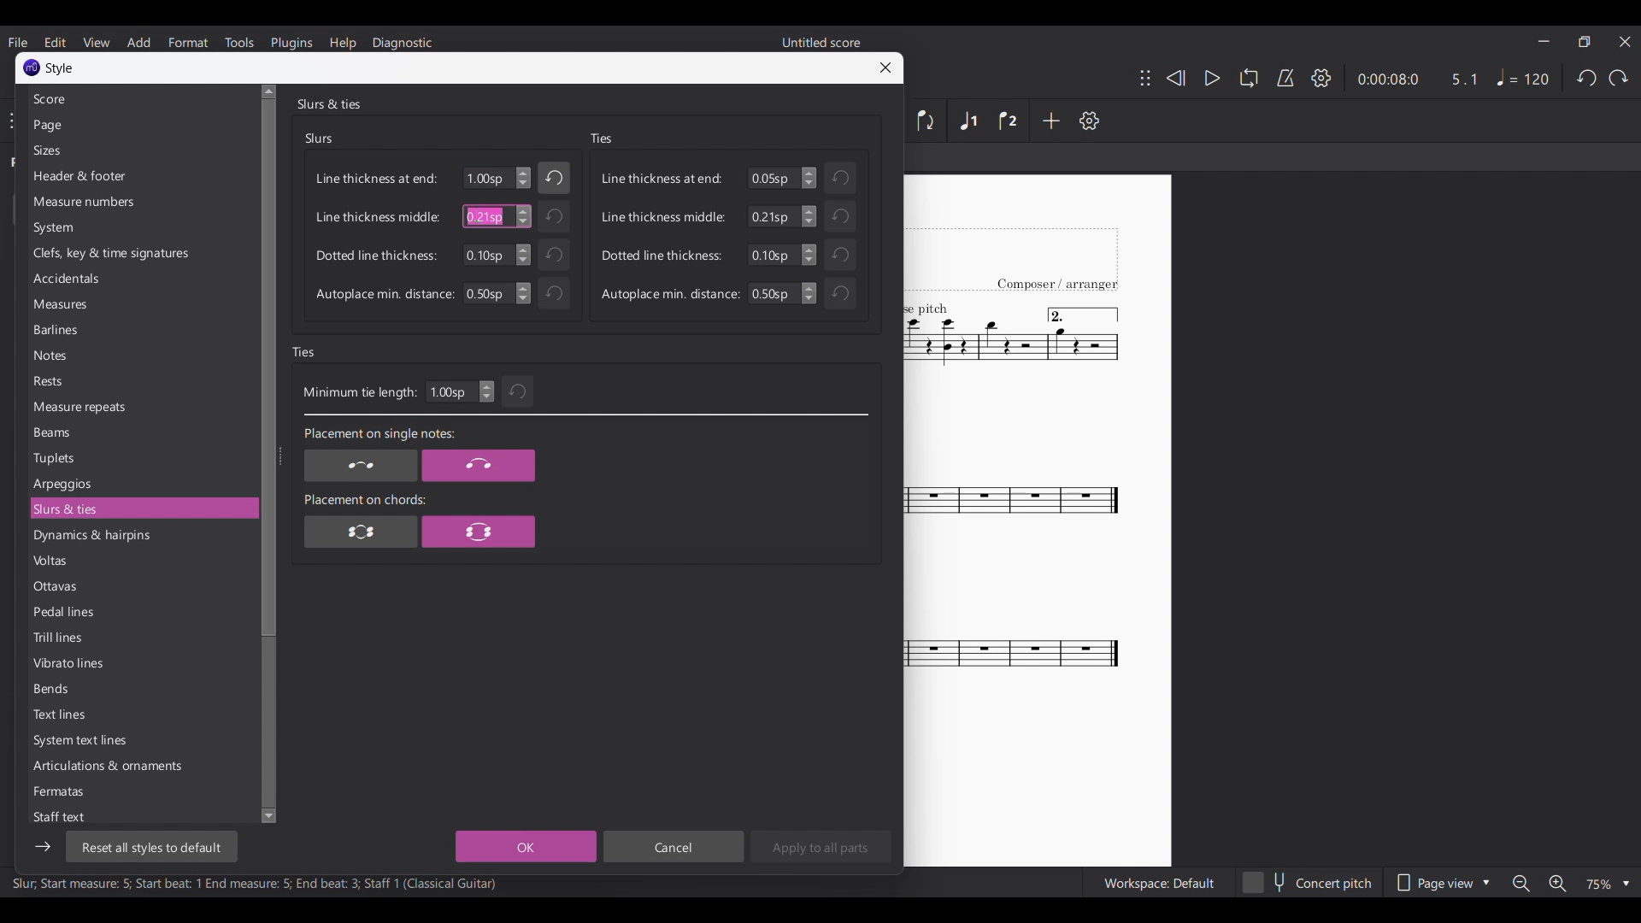  What do you see at coordinates (969, 121) in the screenshot?
I see `Voice 1, highlighted` at bounding box center [969, 121].